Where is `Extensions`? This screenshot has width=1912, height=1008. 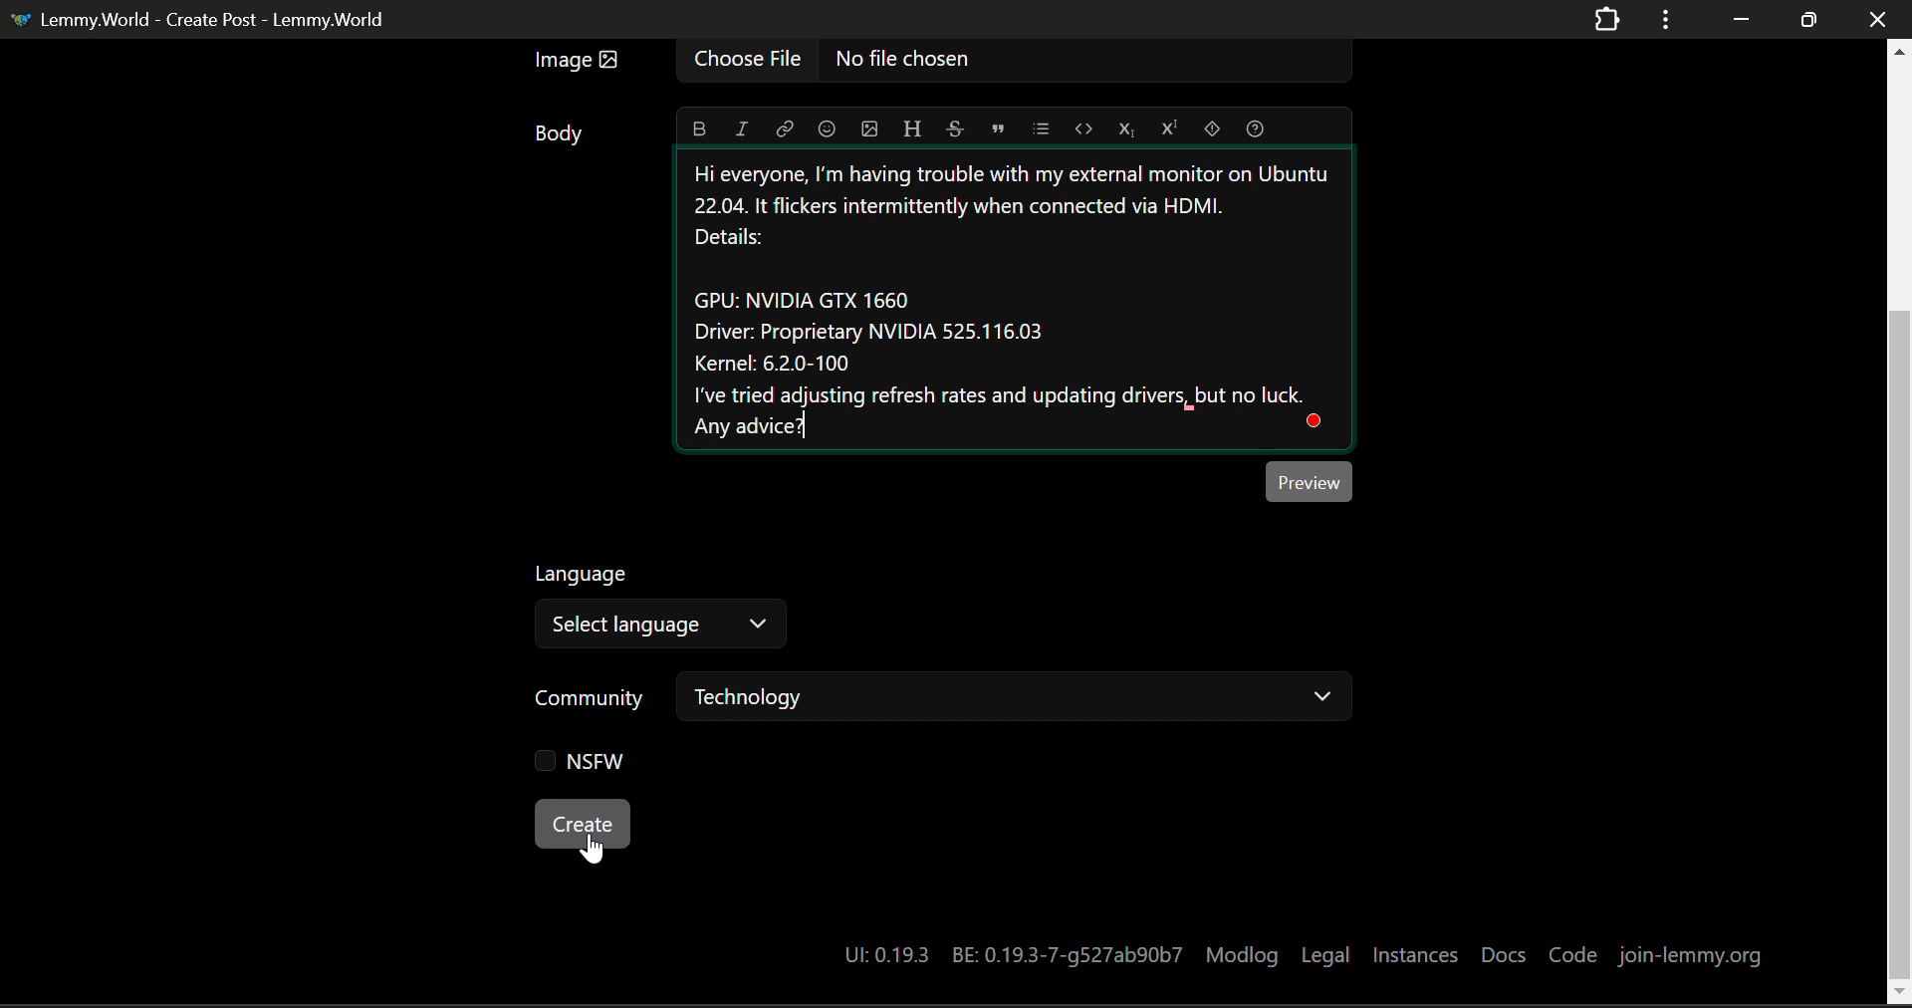 Extensions is located at coordinates (1607, 21).